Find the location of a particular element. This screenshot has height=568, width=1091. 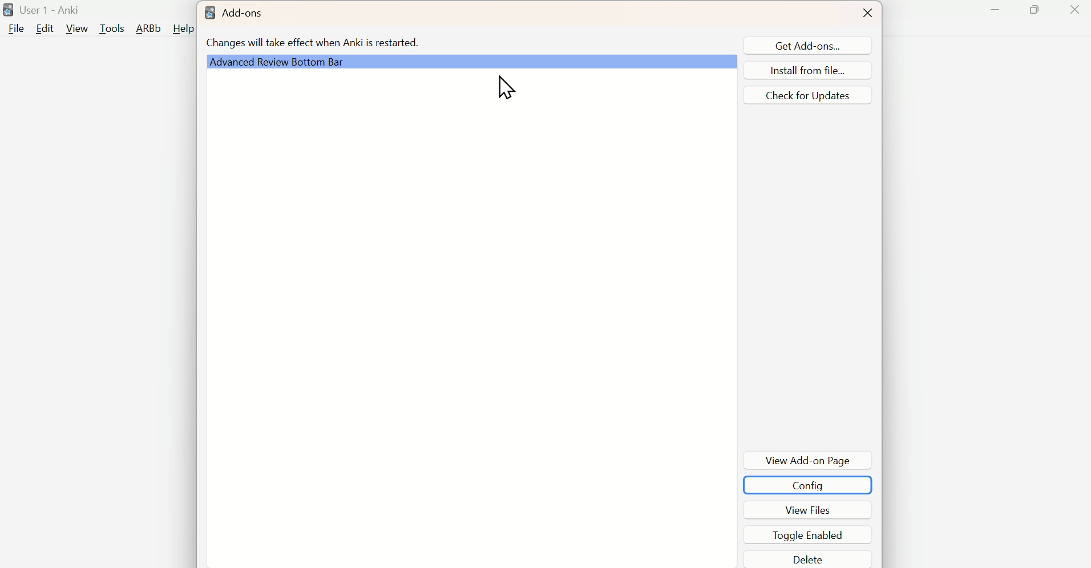

ARBb is located at coordinates (149, 29).